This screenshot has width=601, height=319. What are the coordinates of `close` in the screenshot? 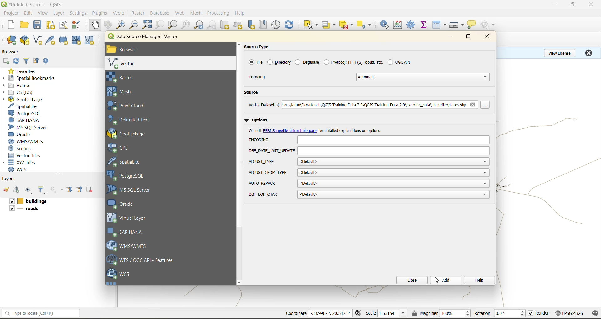 It's located at (410, 280).